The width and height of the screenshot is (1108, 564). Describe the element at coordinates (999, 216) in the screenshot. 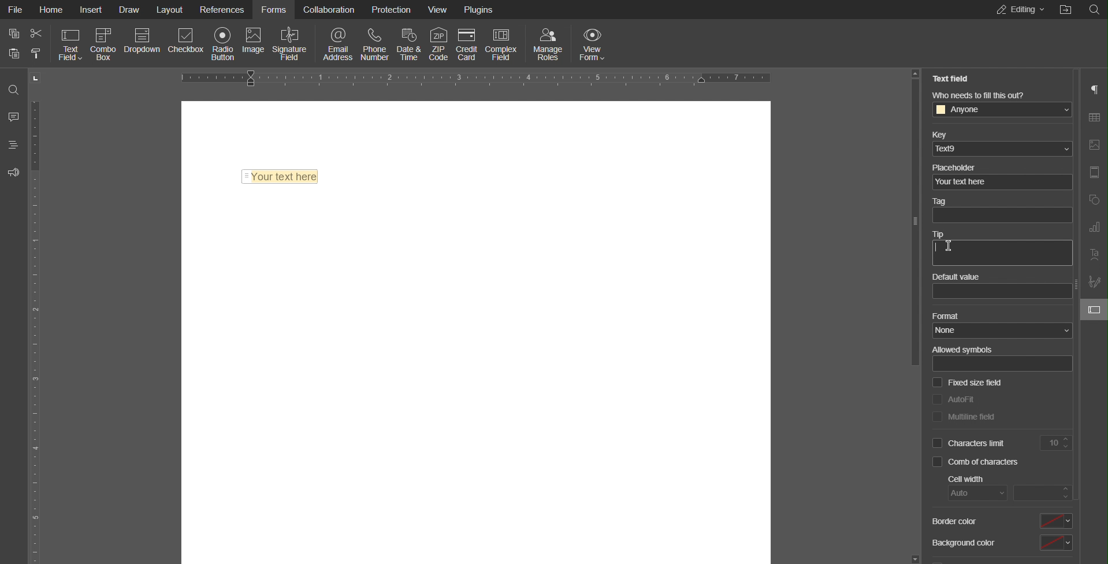

I see `textbox` at that location.